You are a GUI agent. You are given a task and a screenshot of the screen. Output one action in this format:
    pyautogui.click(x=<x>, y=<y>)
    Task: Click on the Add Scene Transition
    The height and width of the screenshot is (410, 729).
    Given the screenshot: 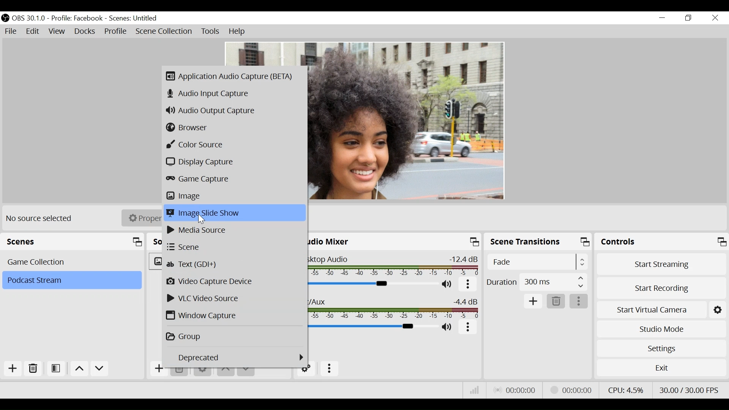 What is the action you would take?
    pyautogui.click(x=533, y=301)
    